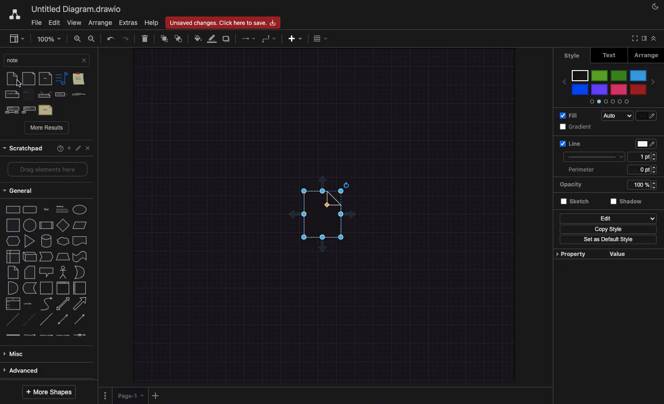 The width and height of the screenshot is (664, 404). What do you see at coordinates (620, 254) in the screenshot?
I see `value` at bounding box center [620, 254].